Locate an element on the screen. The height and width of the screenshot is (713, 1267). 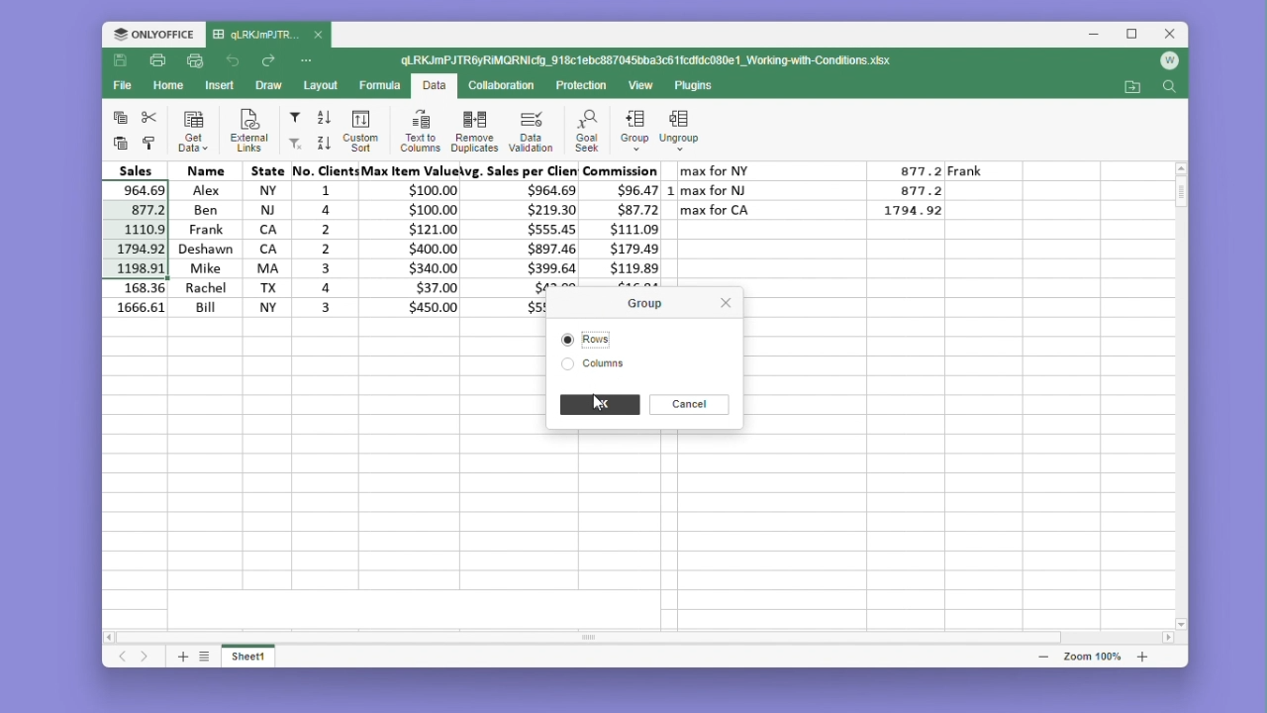
custom sort is located at coordinates (358, 131).